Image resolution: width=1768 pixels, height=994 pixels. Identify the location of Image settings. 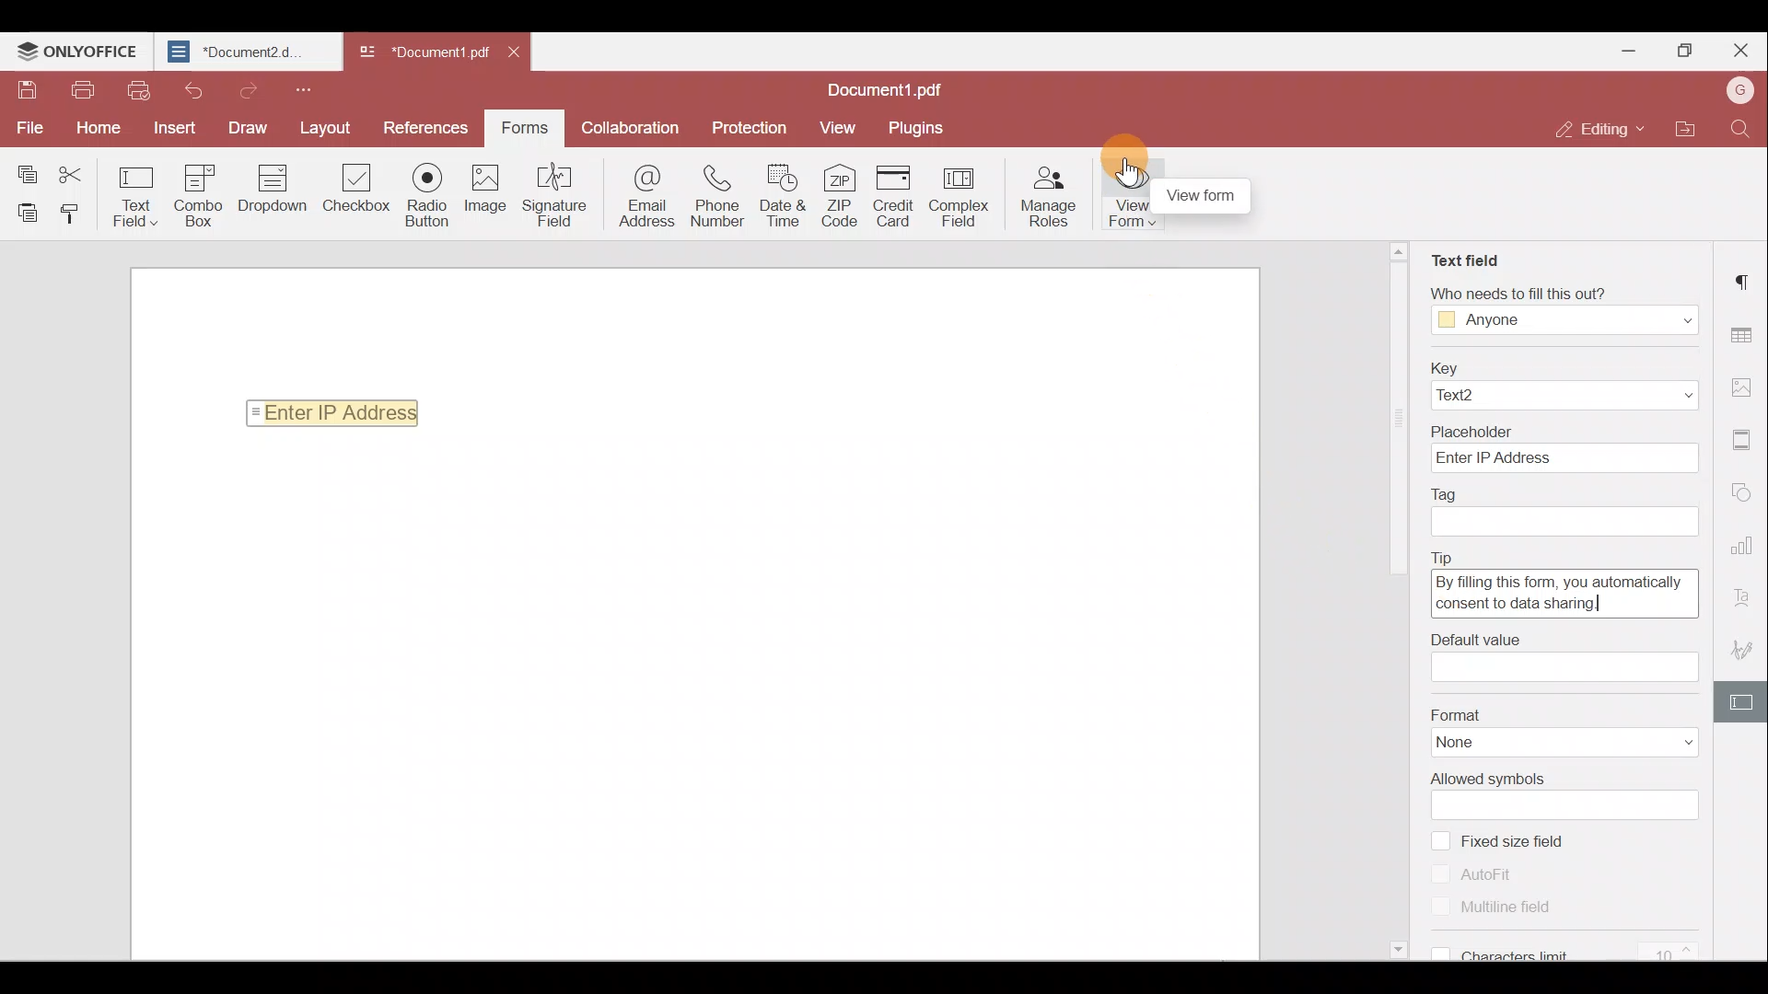
(1742, 386).